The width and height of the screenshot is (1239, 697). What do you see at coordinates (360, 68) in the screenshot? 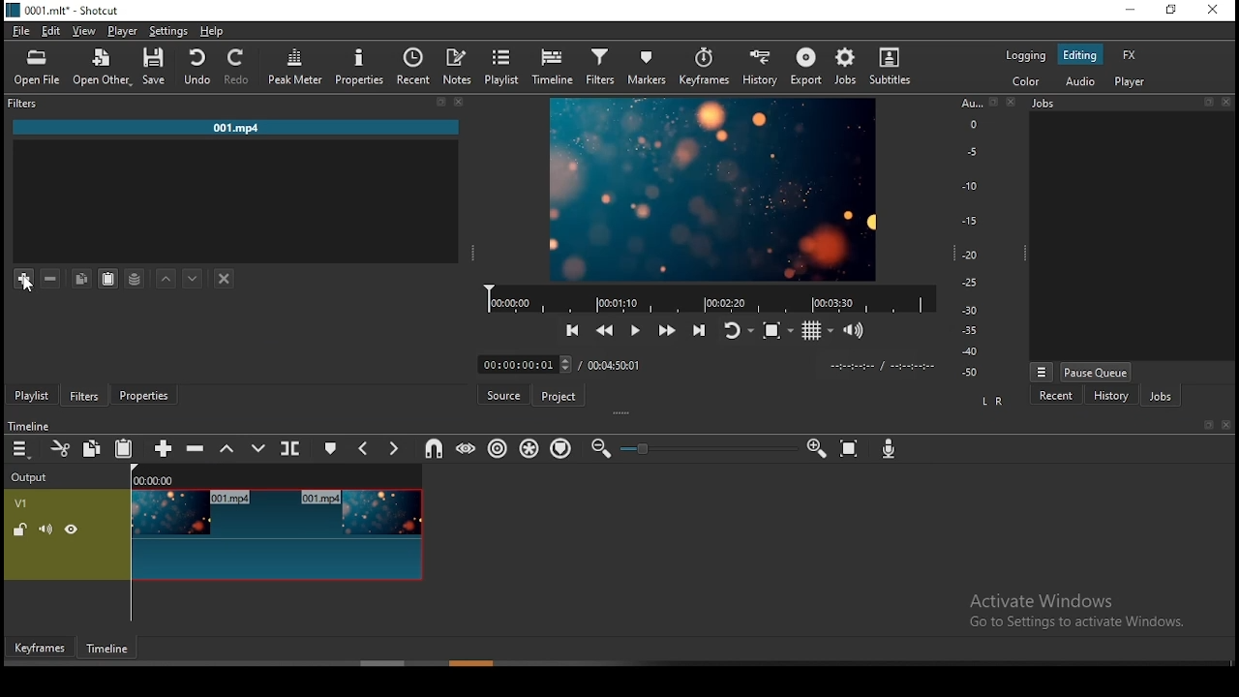
I see `properties` at bounding box center [360, 68].